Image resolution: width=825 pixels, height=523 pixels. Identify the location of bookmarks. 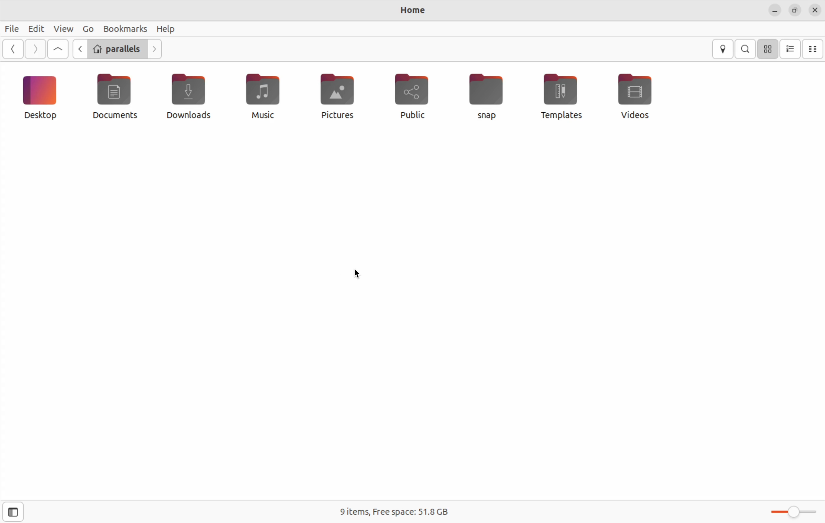
(125, 28).